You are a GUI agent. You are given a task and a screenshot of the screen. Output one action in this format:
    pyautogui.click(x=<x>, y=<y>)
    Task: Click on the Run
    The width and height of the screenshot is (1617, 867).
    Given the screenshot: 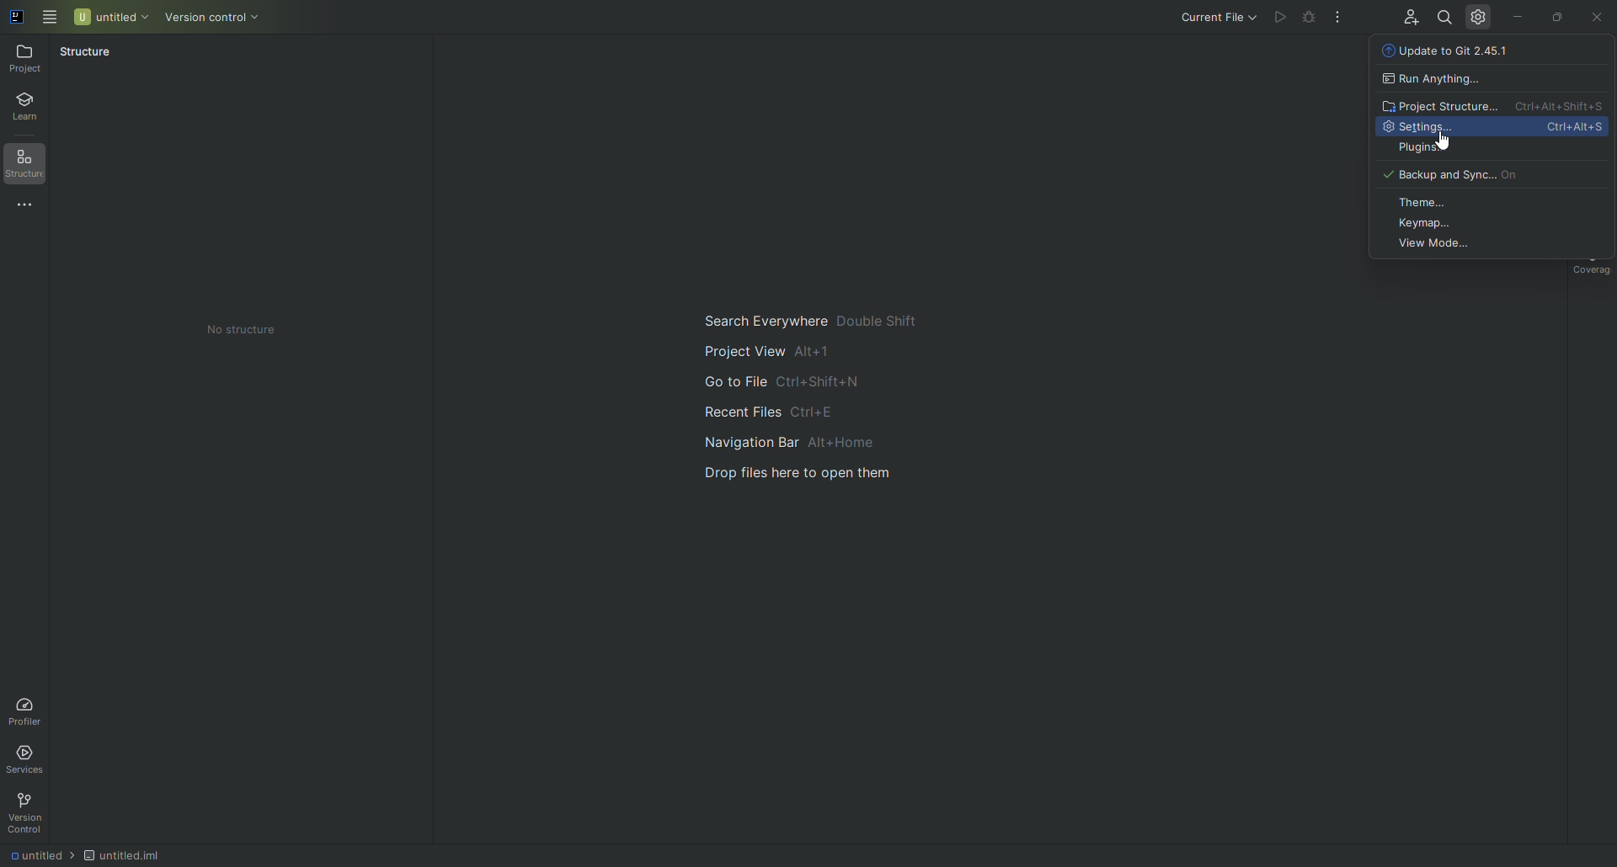 What is the action you would take?
    pyautogui.click(x=1278, y=18)
    